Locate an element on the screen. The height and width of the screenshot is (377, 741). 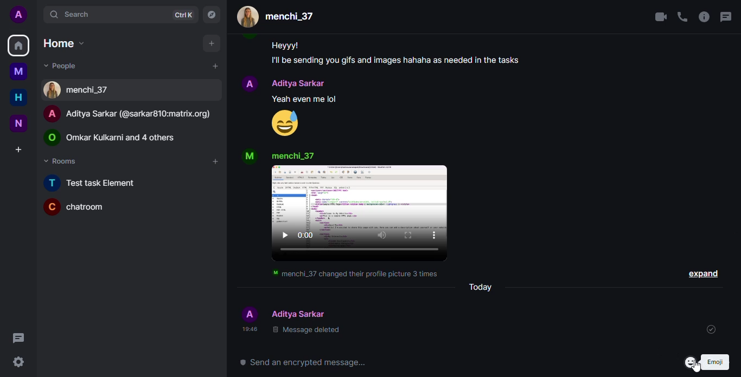
home is located at coordinates (18, 97).